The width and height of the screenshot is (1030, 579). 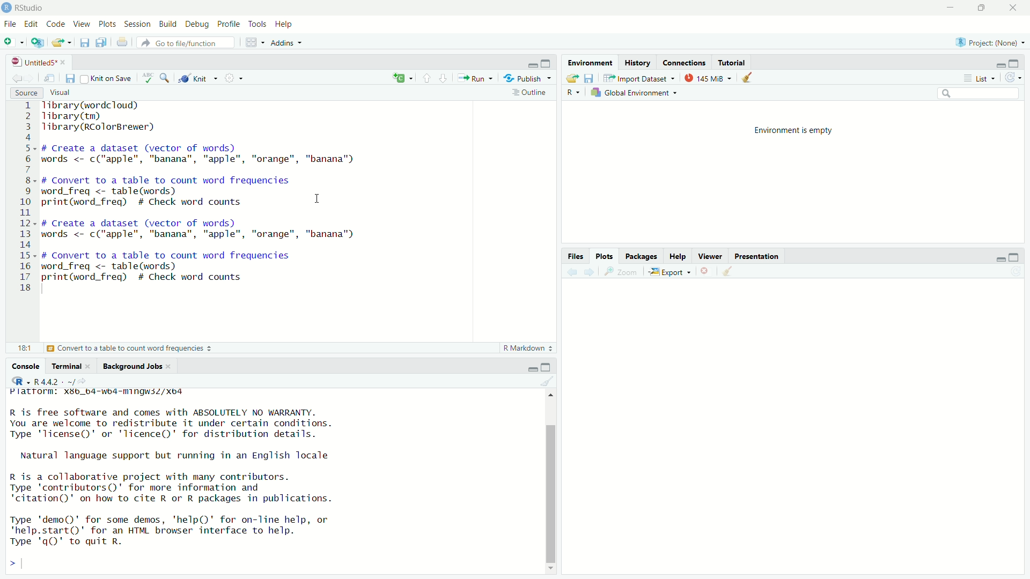 I want to click on create file, so click(x=404, y=79).